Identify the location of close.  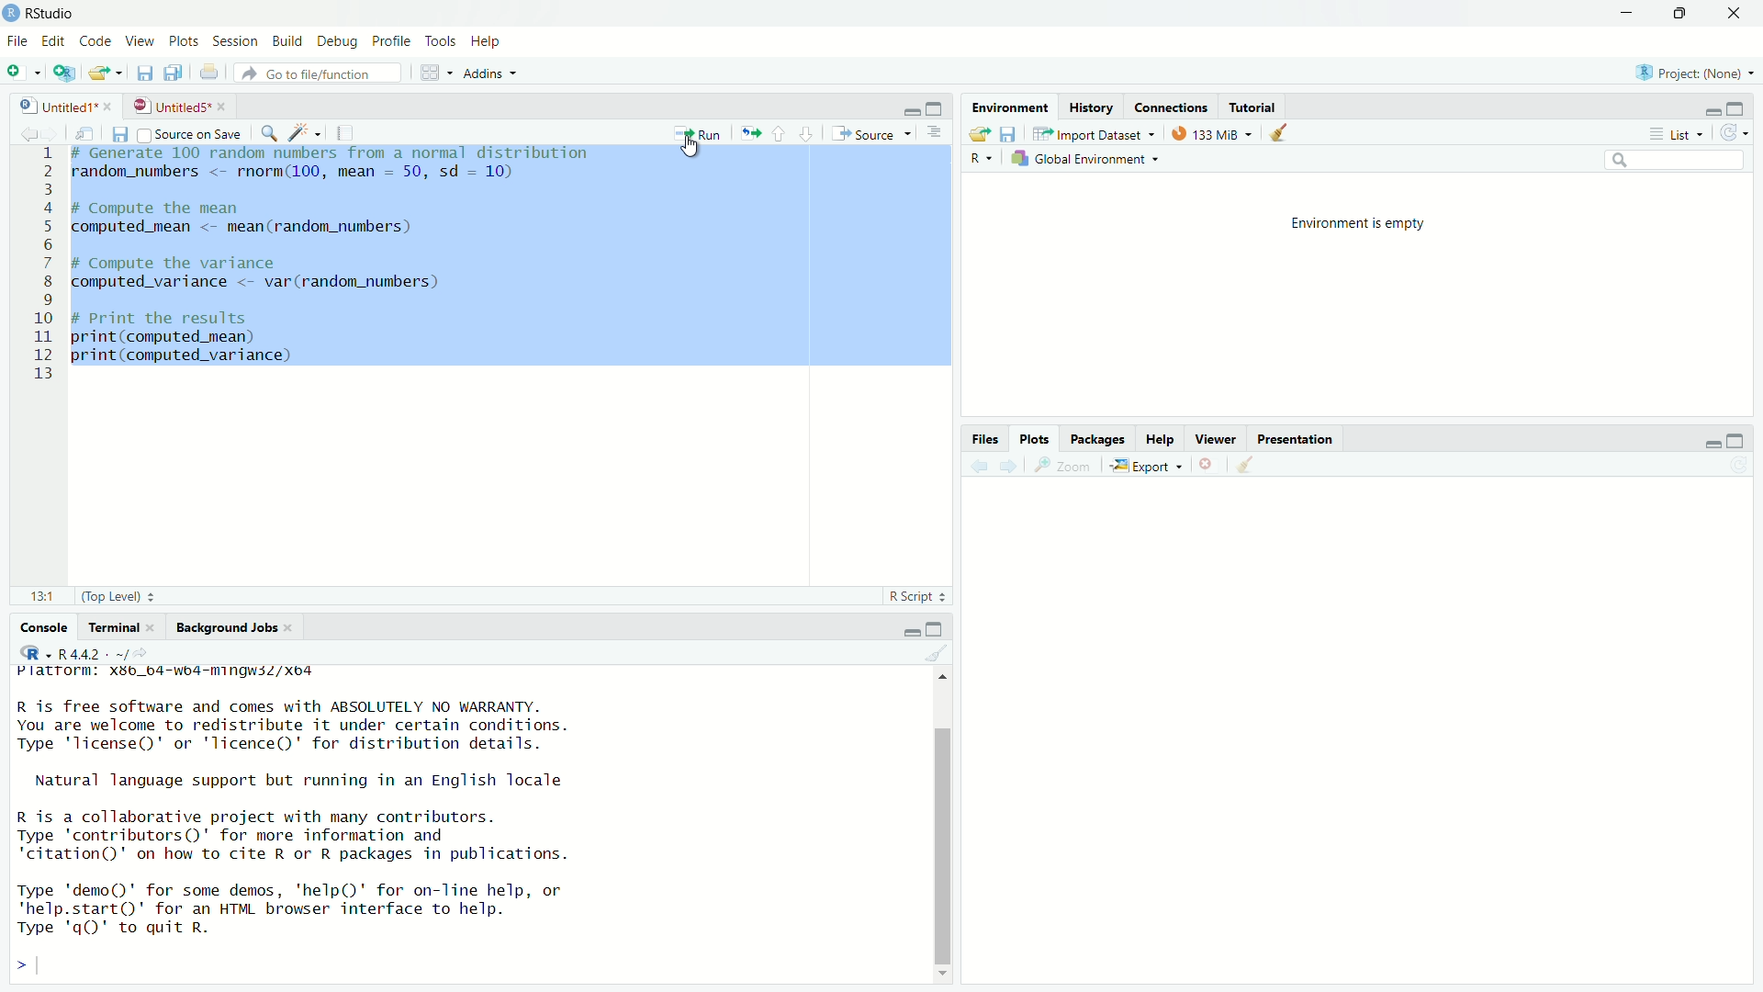
(224, 106).